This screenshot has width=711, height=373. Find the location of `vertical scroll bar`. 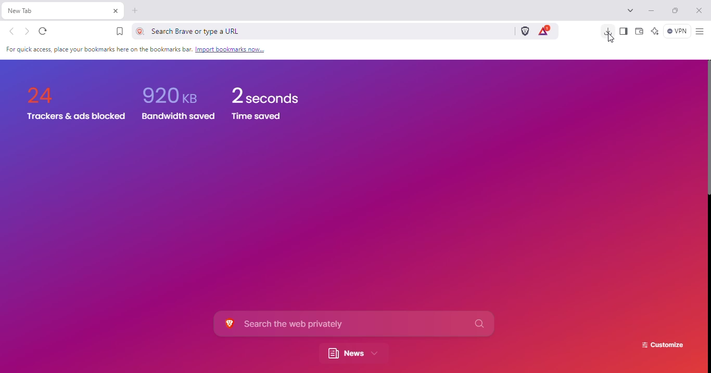

vertical scroll bar is located at coordinates (709, 129).